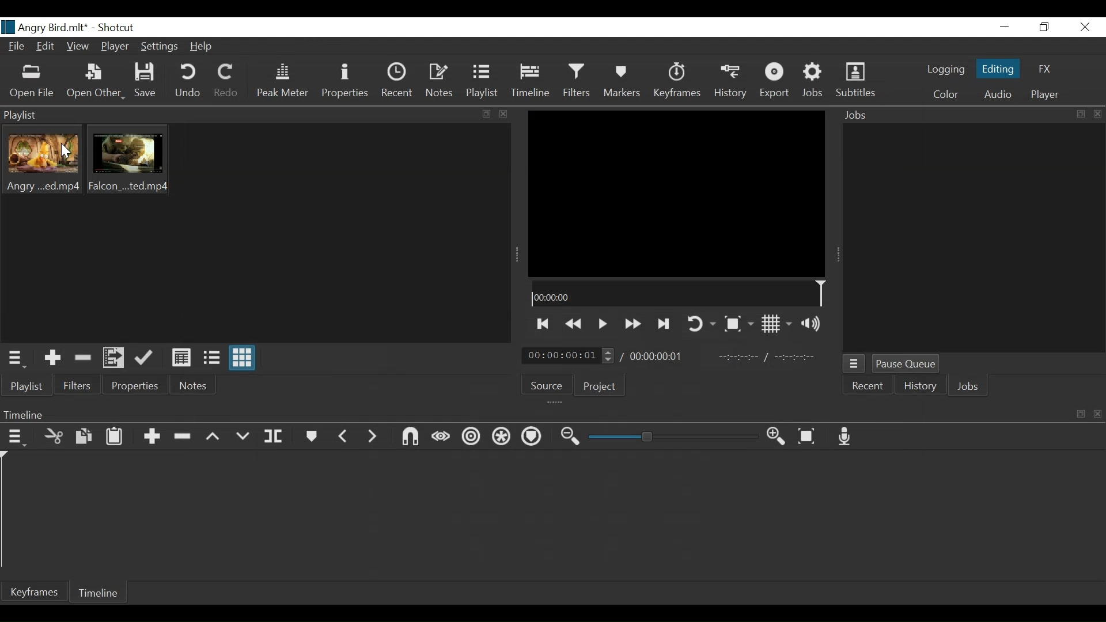 The image size is (1106, 622). I want to click on Cut, so click(54, 436).